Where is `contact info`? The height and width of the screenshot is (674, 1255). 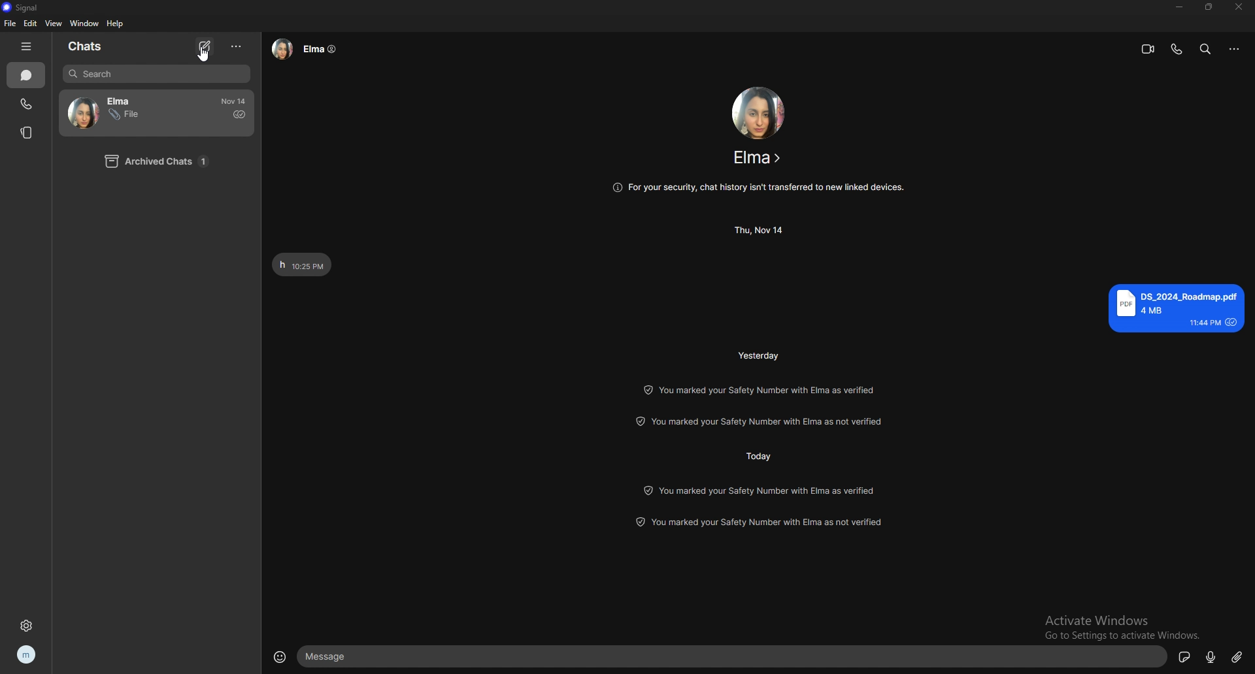 contact info is located at coordinates (305, 49).